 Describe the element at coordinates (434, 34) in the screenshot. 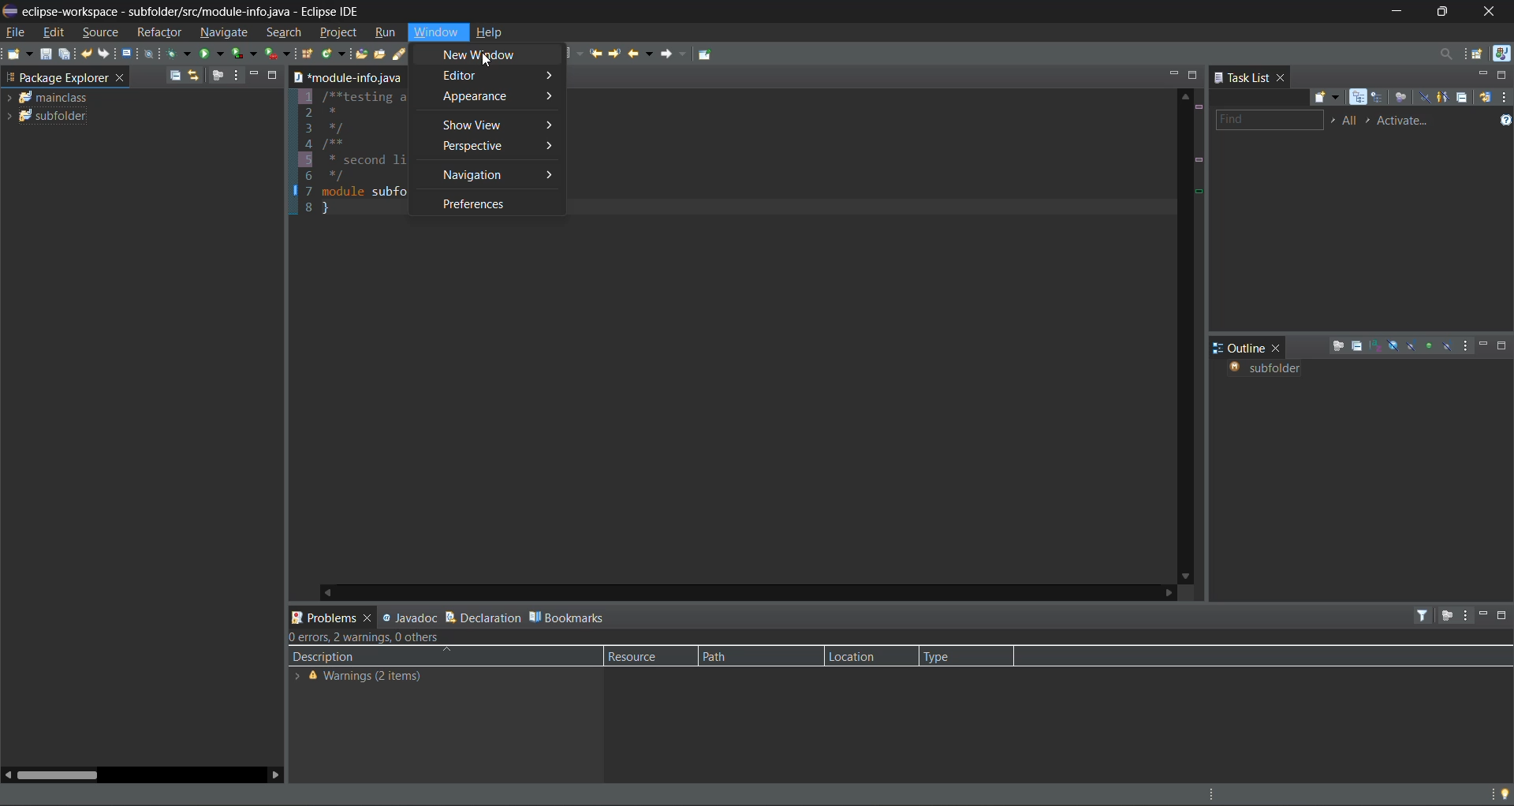

I see `window` at that location.